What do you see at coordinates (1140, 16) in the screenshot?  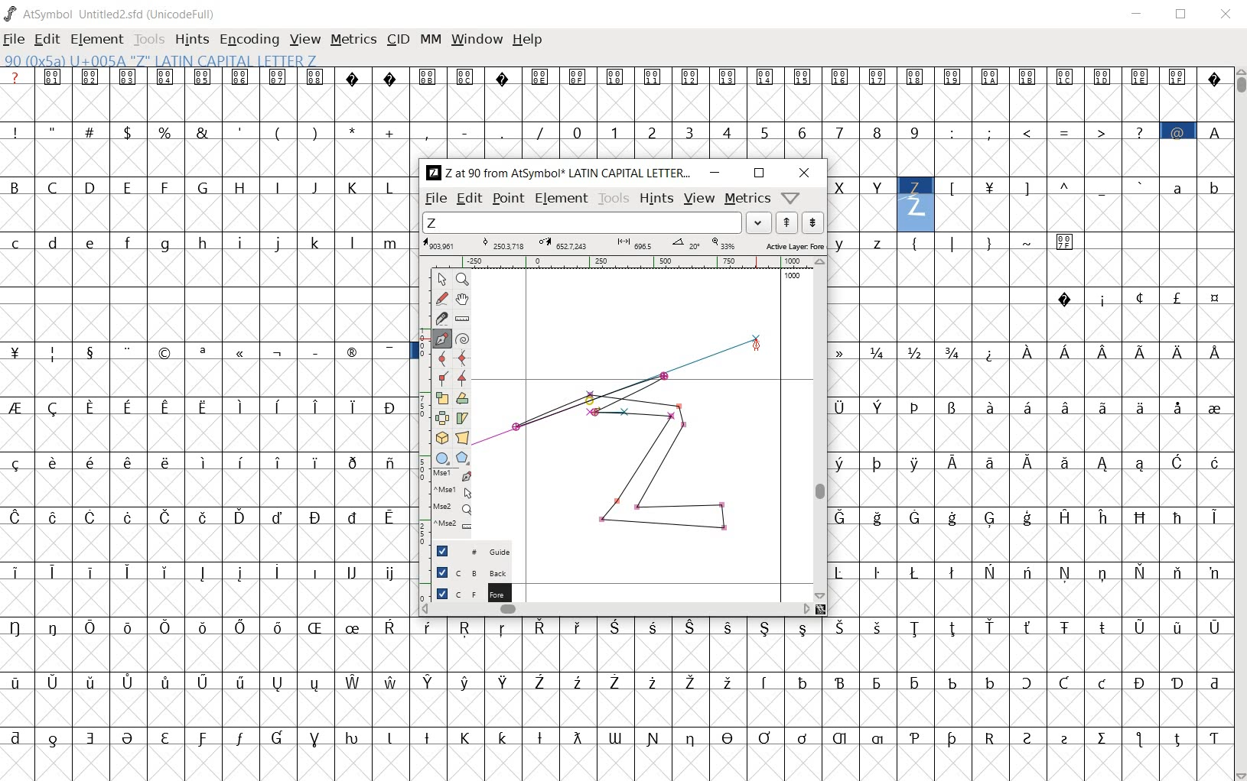 I see `minimize` at bounding box center [1140, 16].